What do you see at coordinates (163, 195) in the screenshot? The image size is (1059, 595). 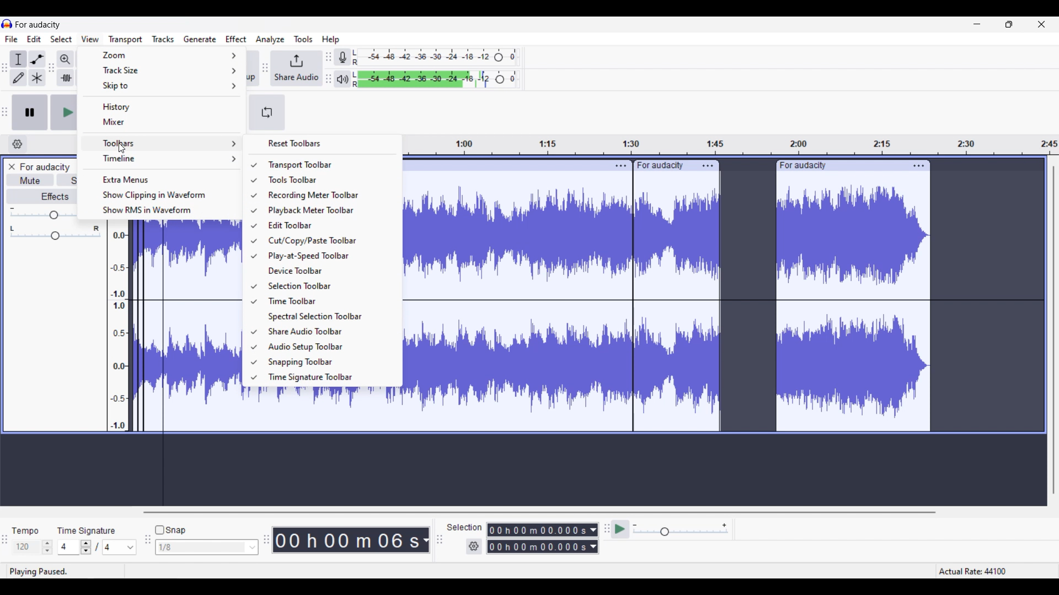 I see `Show clipping in waveform ` at bounding box center [163, 195].